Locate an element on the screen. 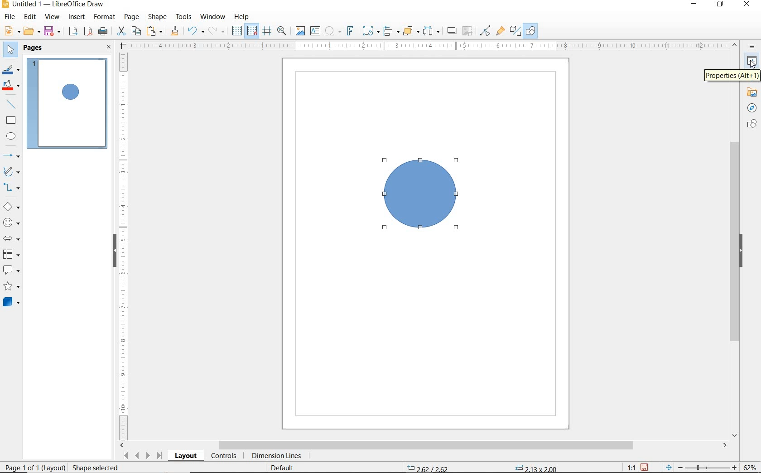 The width and height of the screenshot is (761, 473). SIDEBAR SETTINGS is located at coordinates (752, 46).